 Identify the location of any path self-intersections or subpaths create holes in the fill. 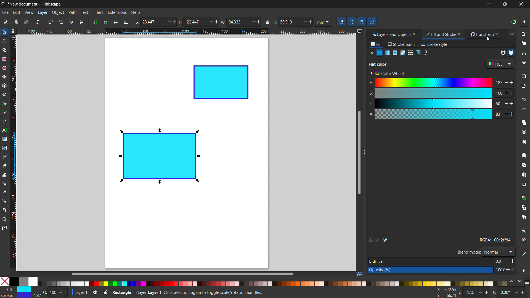
(503, 53).